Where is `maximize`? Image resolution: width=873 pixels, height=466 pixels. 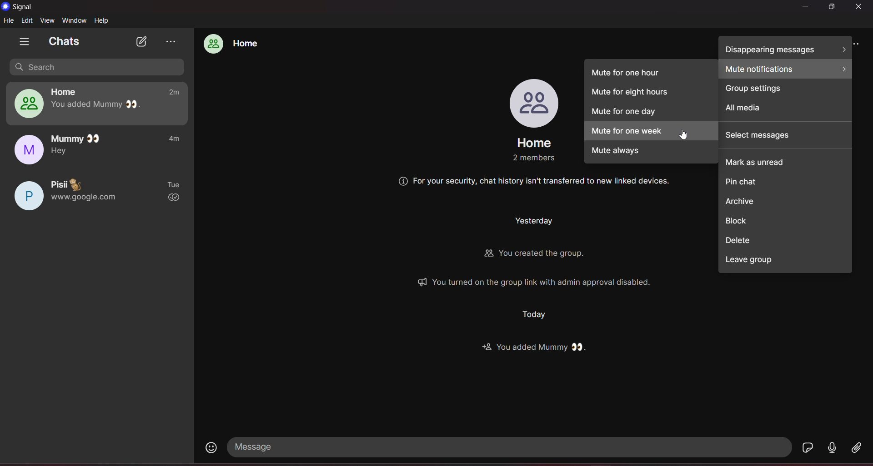 maximize is located at coordinates (833, 8).